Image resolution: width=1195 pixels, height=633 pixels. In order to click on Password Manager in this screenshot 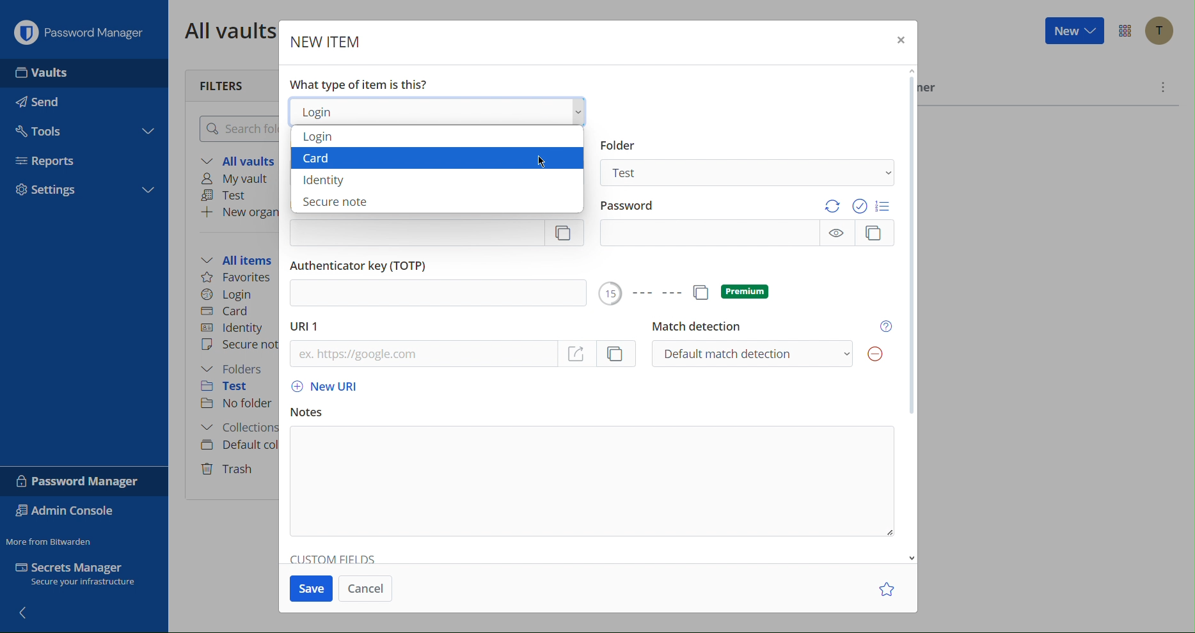, I will do `click(87, 33)`.